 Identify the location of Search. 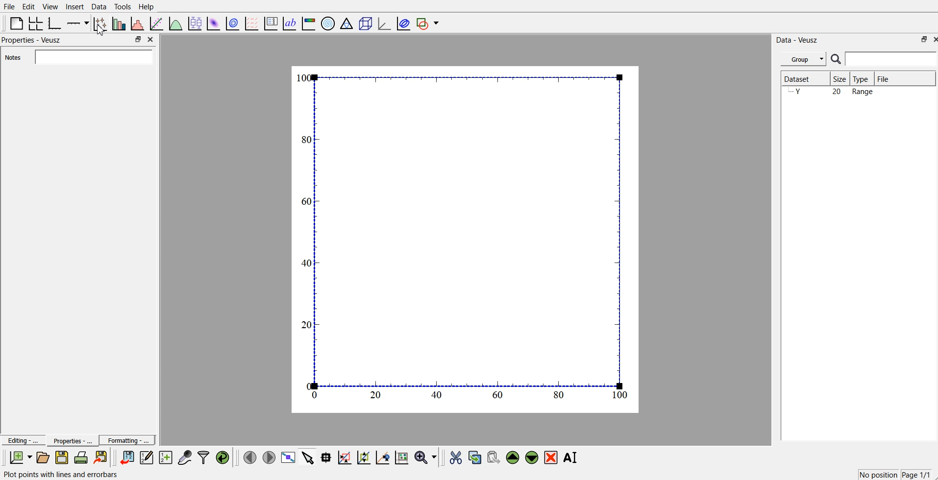
(884, 59).